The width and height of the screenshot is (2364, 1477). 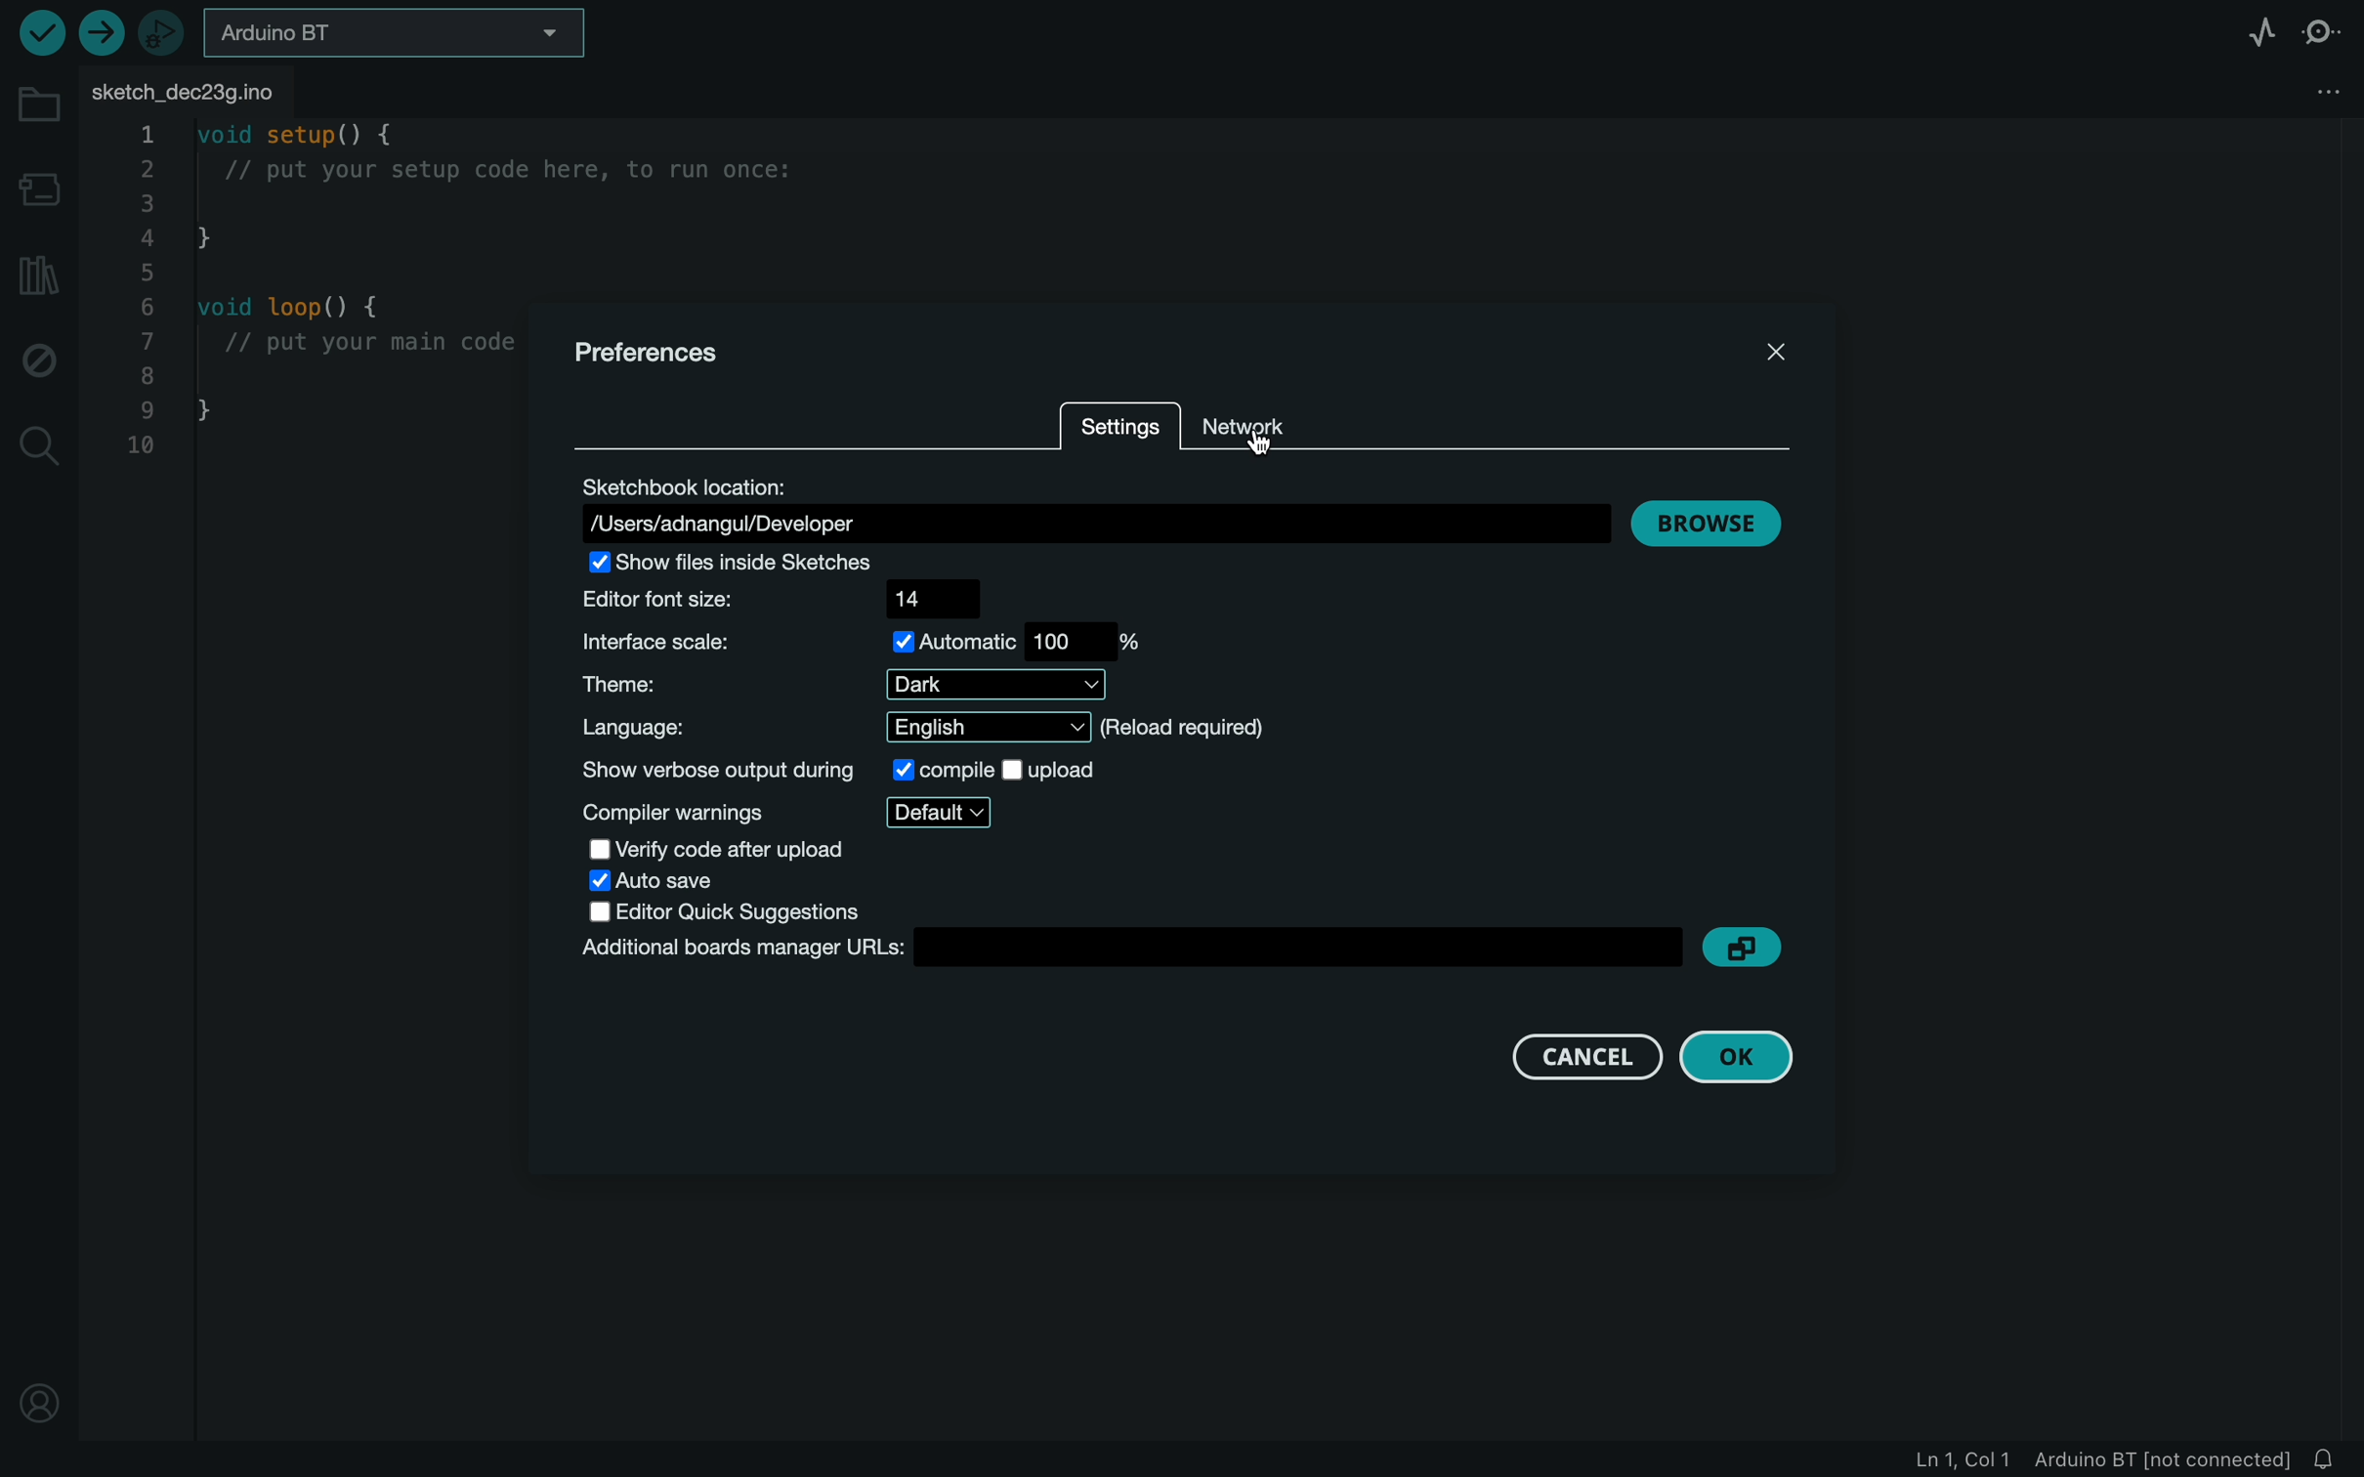 What do you see at coordinates (39, 104) in the screenshot?
I see `folder` at bounding box center [39, 104].